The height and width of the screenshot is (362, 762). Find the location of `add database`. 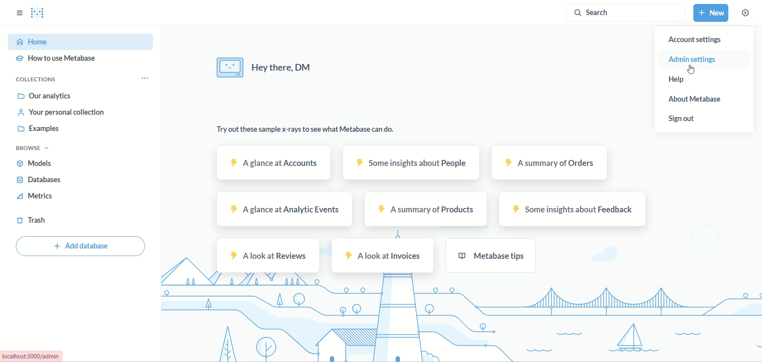

add database is located at coordinates (79, 246).